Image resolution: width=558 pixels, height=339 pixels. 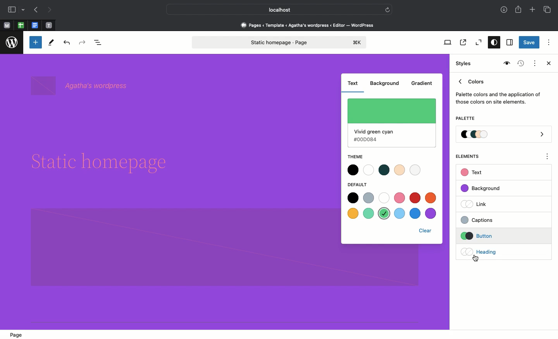 I want to click on Actions, so click(x=534, y=62).